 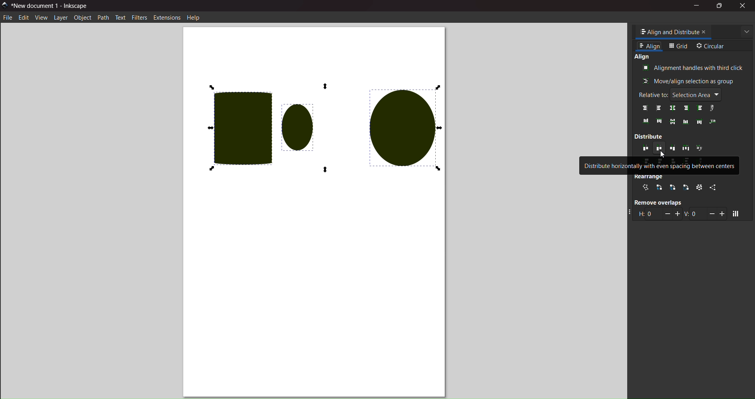 I want to click on selection order, so click(x=659, y=187).